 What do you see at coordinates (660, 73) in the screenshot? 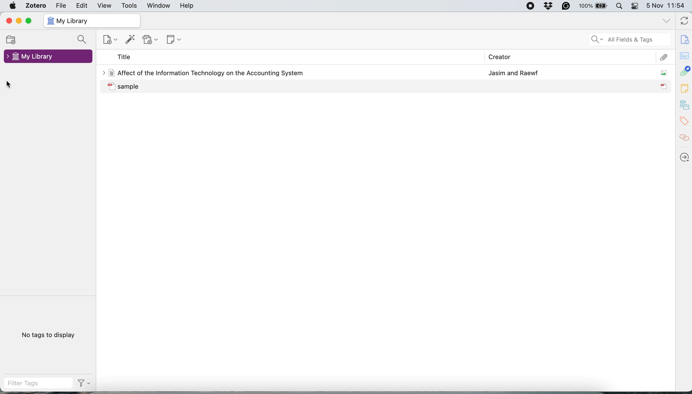
I see `Image icon` at bounding box center [660, 73].